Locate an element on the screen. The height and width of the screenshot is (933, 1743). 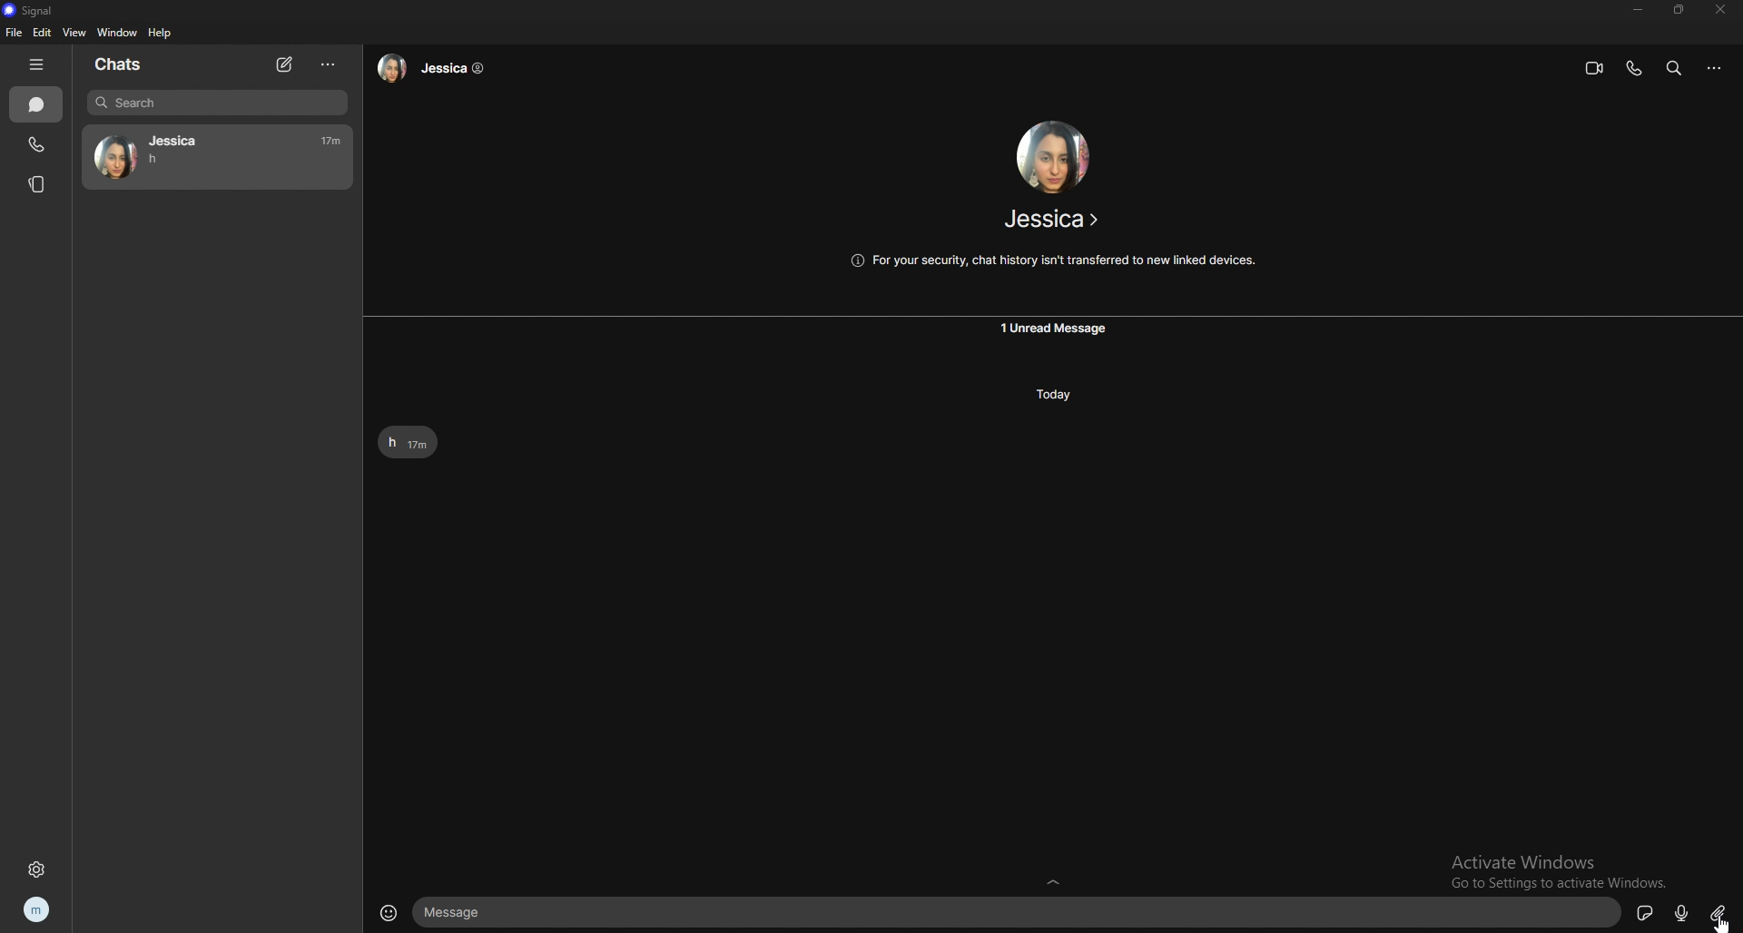
17m is located at coordinates (330, 142).